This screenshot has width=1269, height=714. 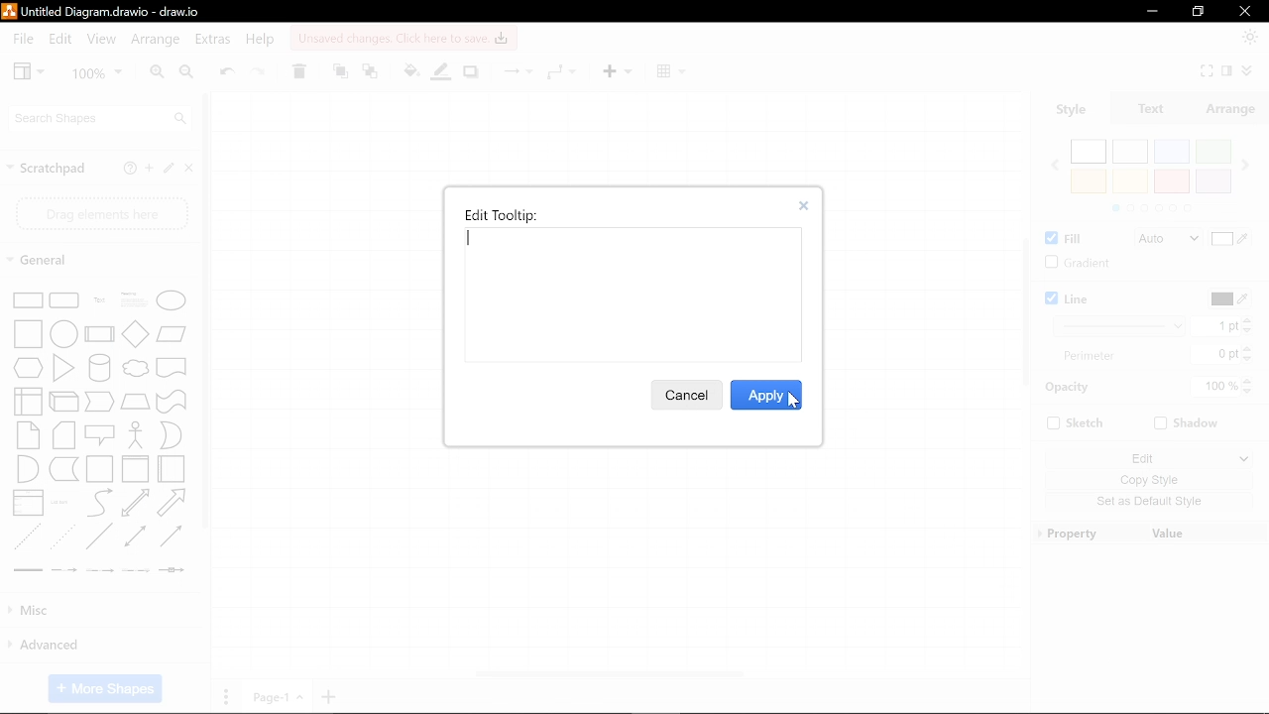 What do you see at coordinates (687, 395) in the screenshot?
I see `Cancel` at bounding box center [687, 395].